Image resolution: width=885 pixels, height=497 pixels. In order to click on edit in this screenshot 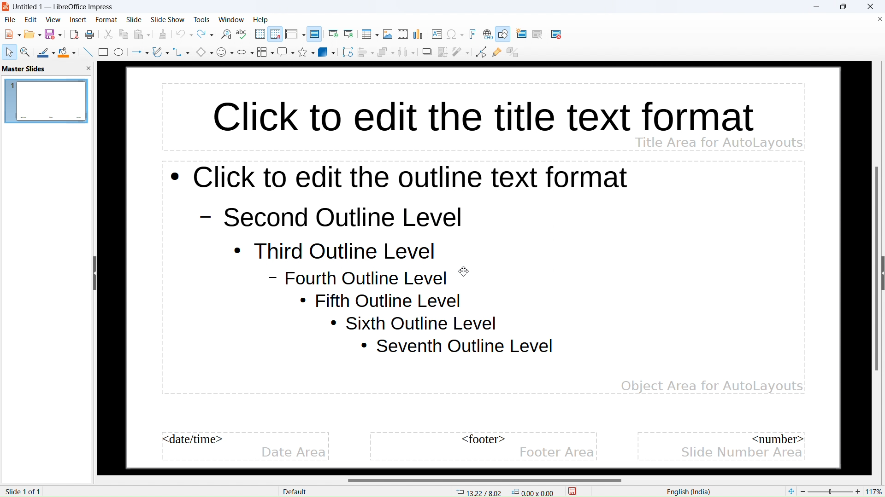, I will do `click(31, 20)`.